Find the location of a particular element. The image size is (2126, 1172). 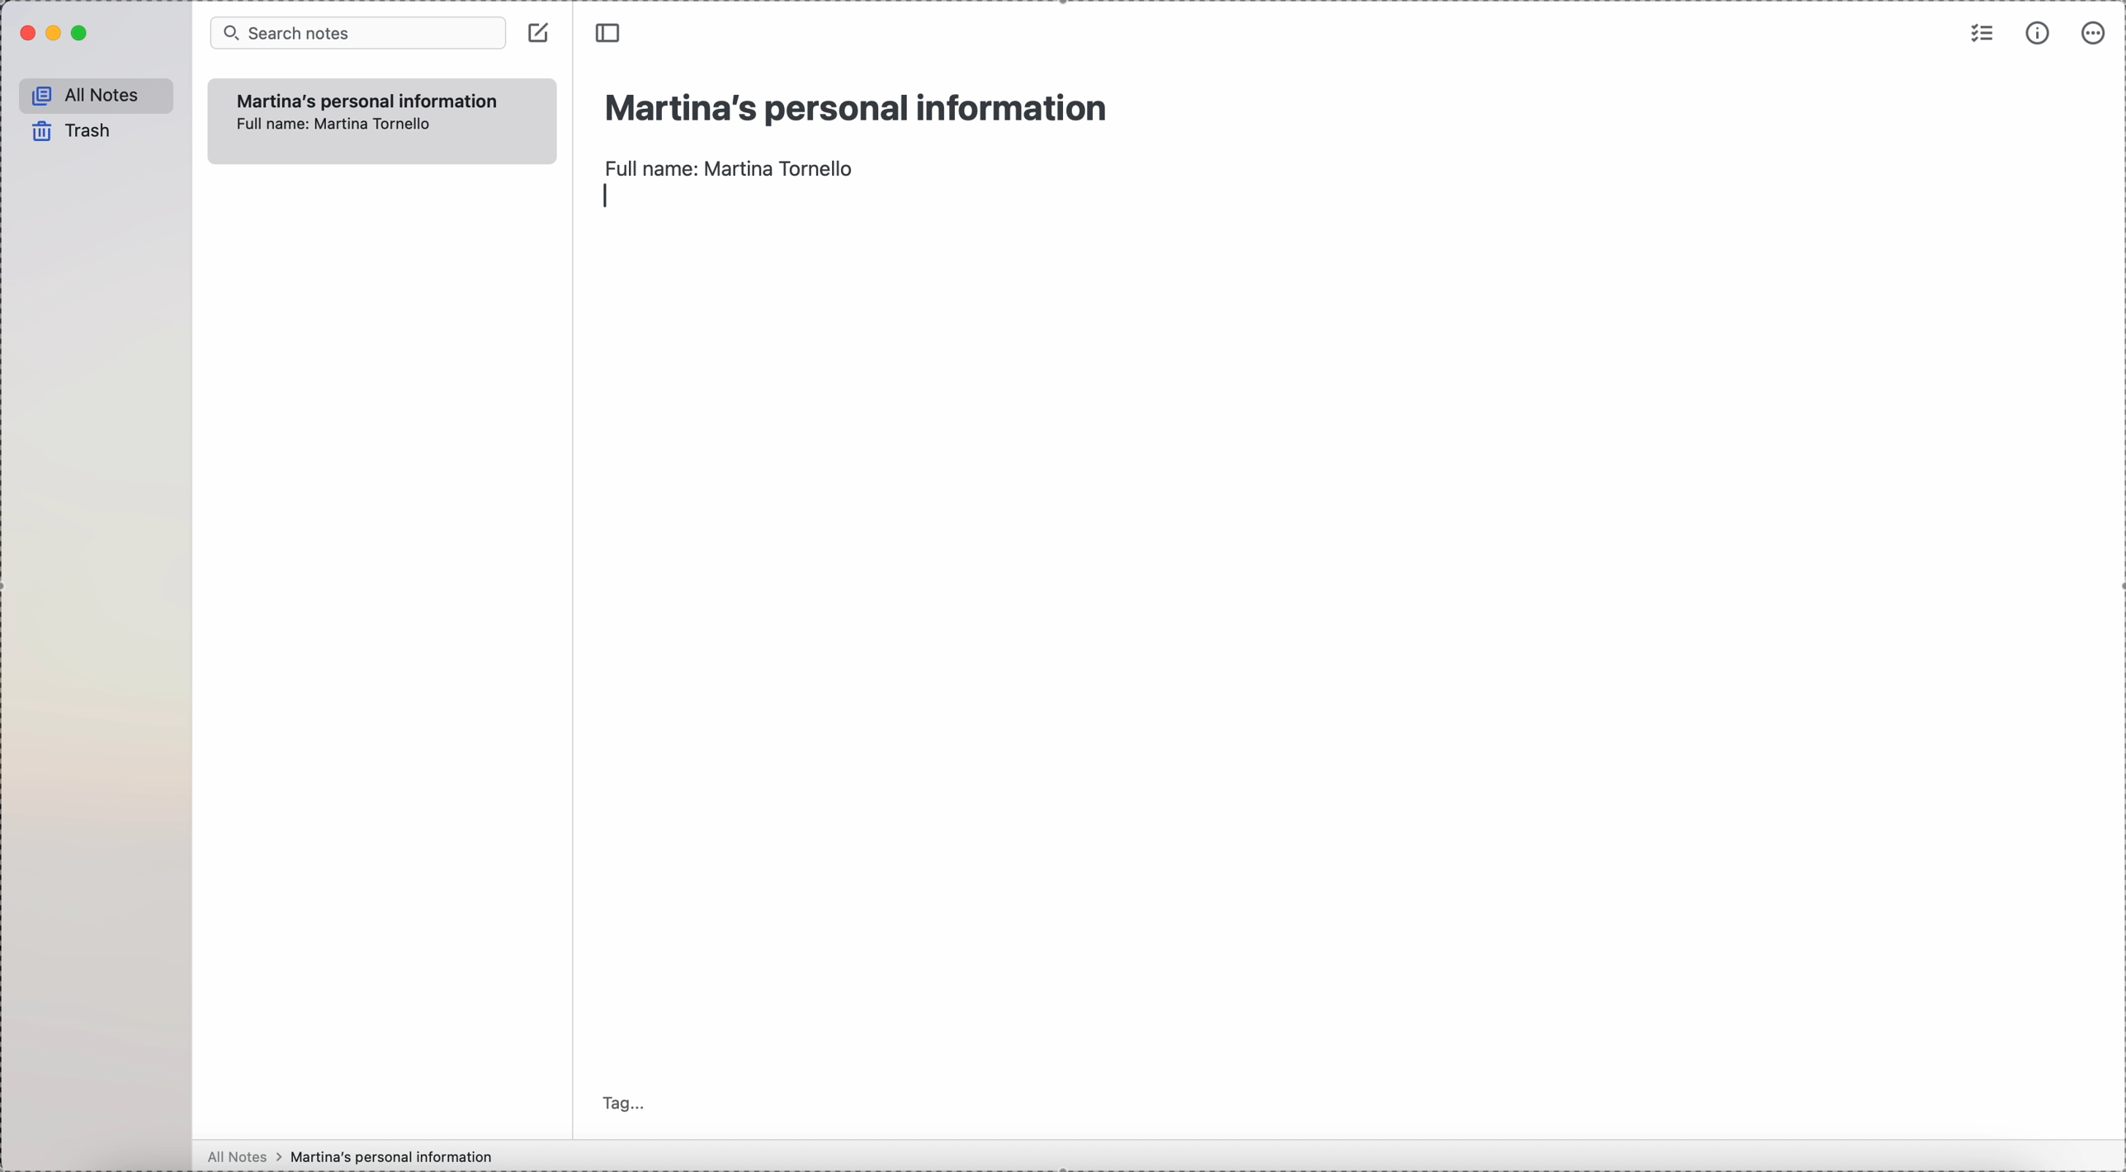

minimize Simplenote is located at coordinates (57, 33).